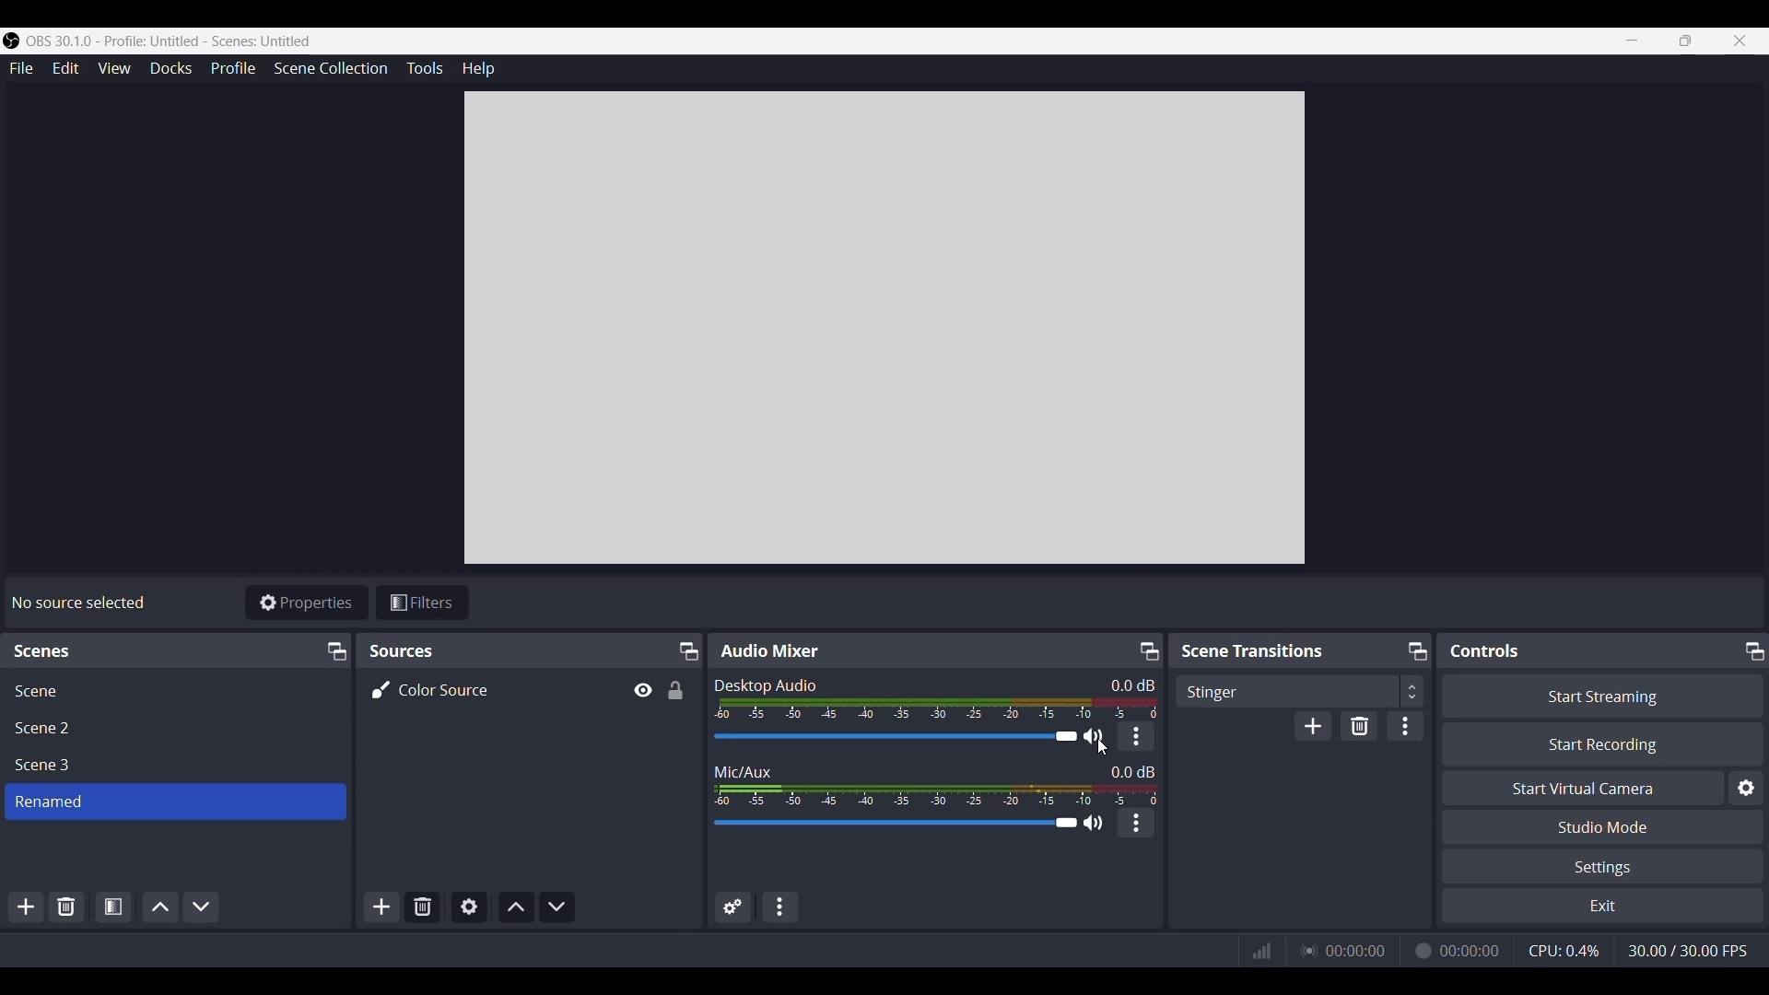 The image size is (1769, 995). Describe the element at coordinates (936, 794) in the screenshot. I see `Mic/Aux volume` at that location.